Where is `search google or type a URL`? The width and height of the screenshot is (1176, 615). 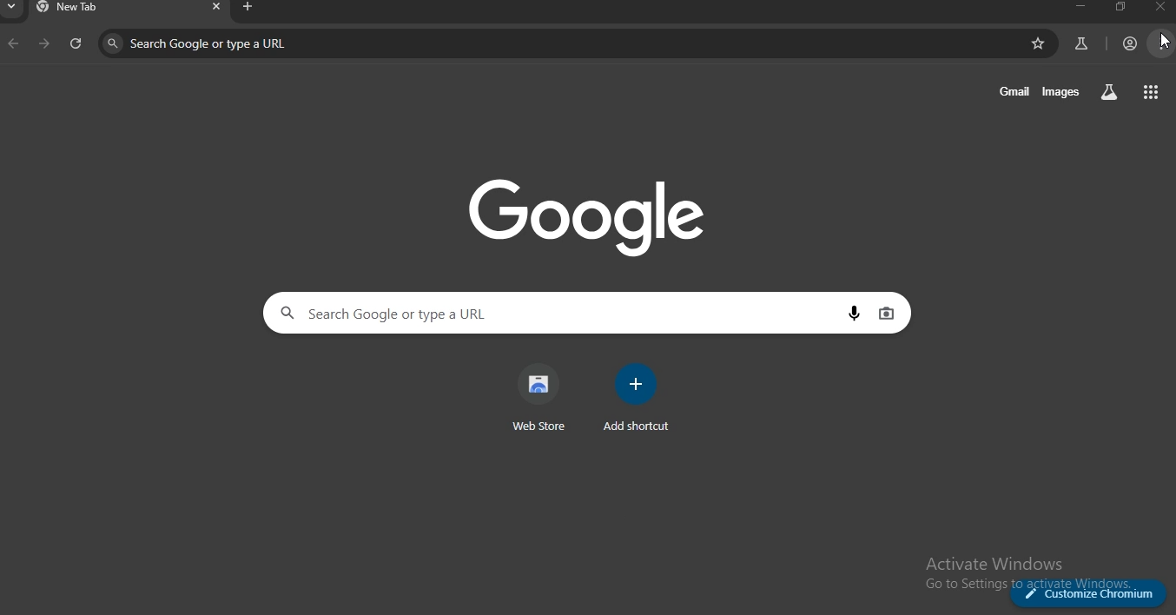 search google or type a URL is located at coordinates (531, 313).